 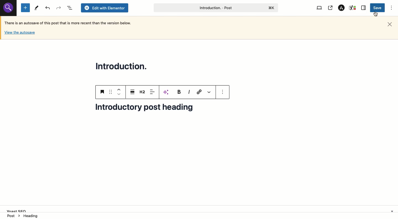 I want to click on Move up down, so click(x=118, y=92).